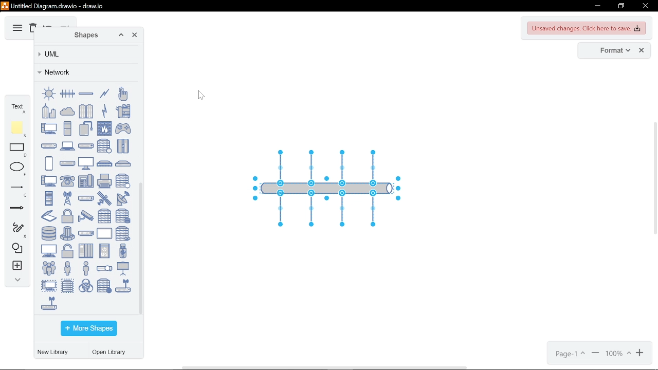 The height and width of the screenshot is (370, 658). I want to click on unsecure, so click(67, 251).